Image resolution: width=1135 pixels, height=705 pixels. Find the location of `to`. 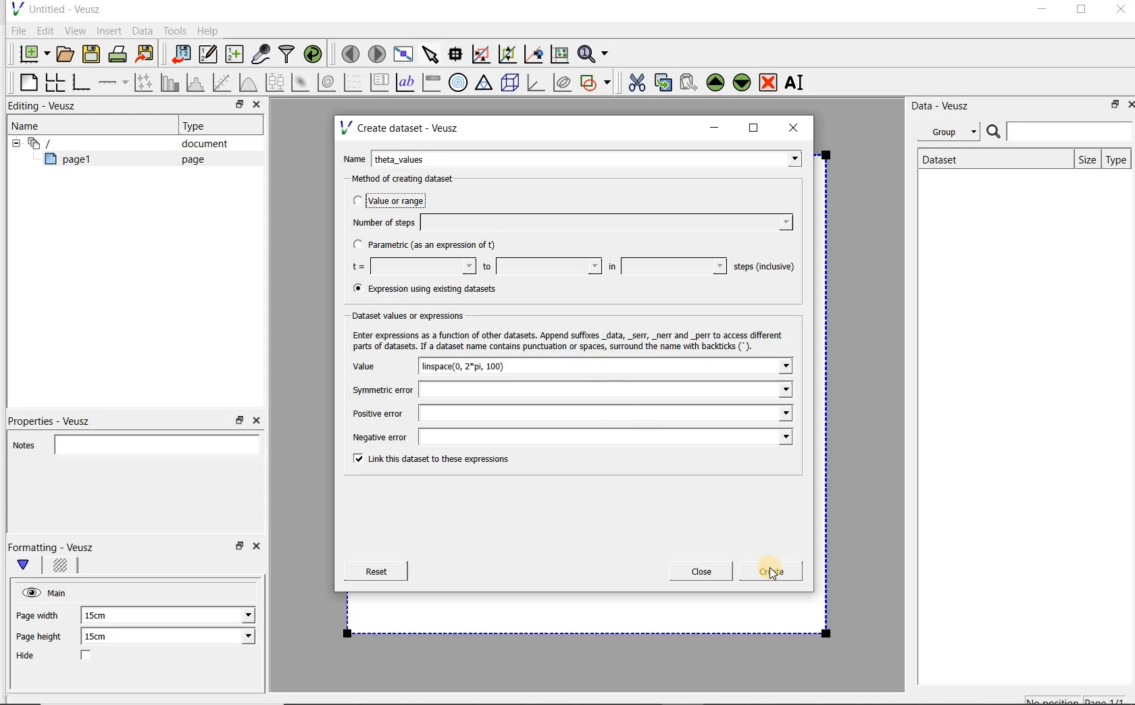

to is located at coordinates (540, 266).